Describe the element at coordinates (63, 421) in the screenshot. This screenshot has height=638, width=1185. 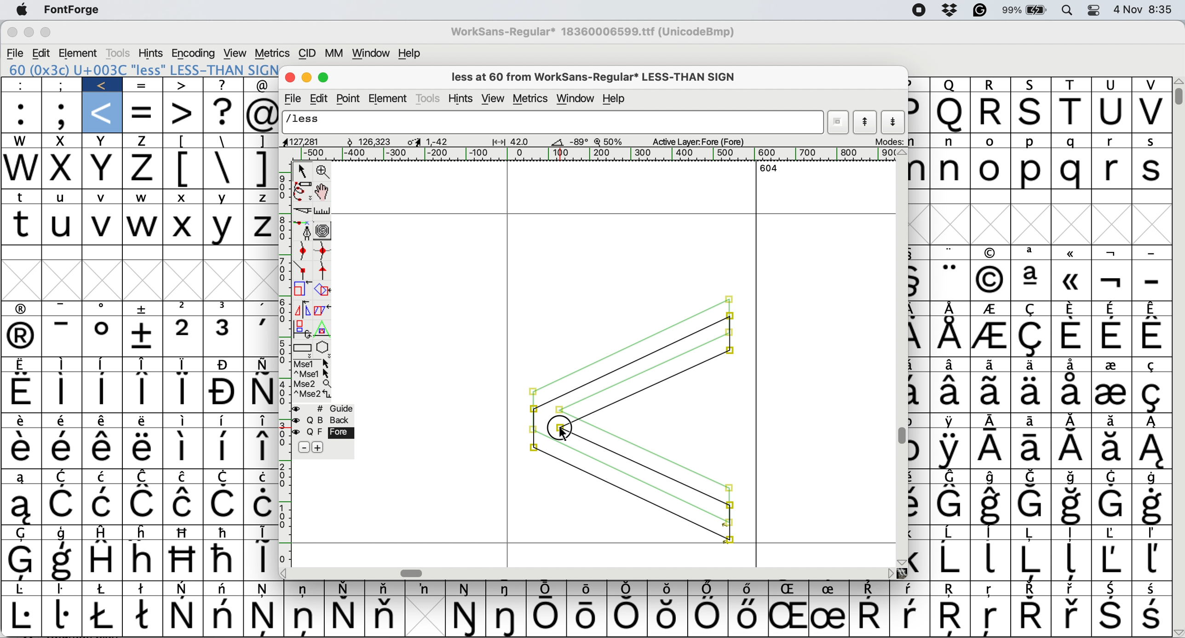
I see `Symbol` at that location.